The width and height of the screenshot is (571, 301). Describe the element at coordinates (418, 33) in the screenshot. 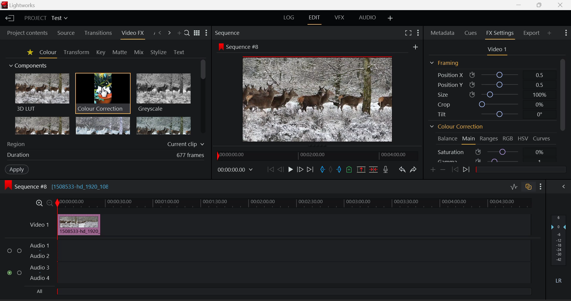

I see `Show Settings` at that location.